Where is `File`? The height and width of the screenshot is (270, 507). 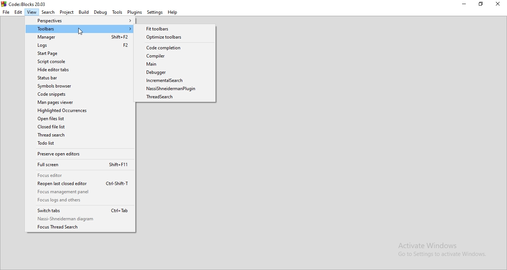 File is located at coordinates (6, 13).